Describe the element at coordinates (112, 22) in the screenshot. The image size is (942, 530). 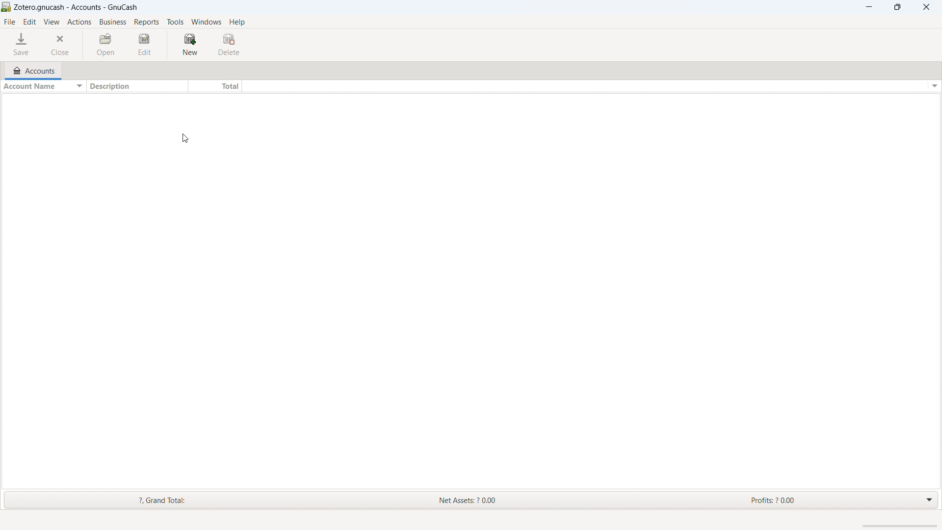
I see `business` at that location.